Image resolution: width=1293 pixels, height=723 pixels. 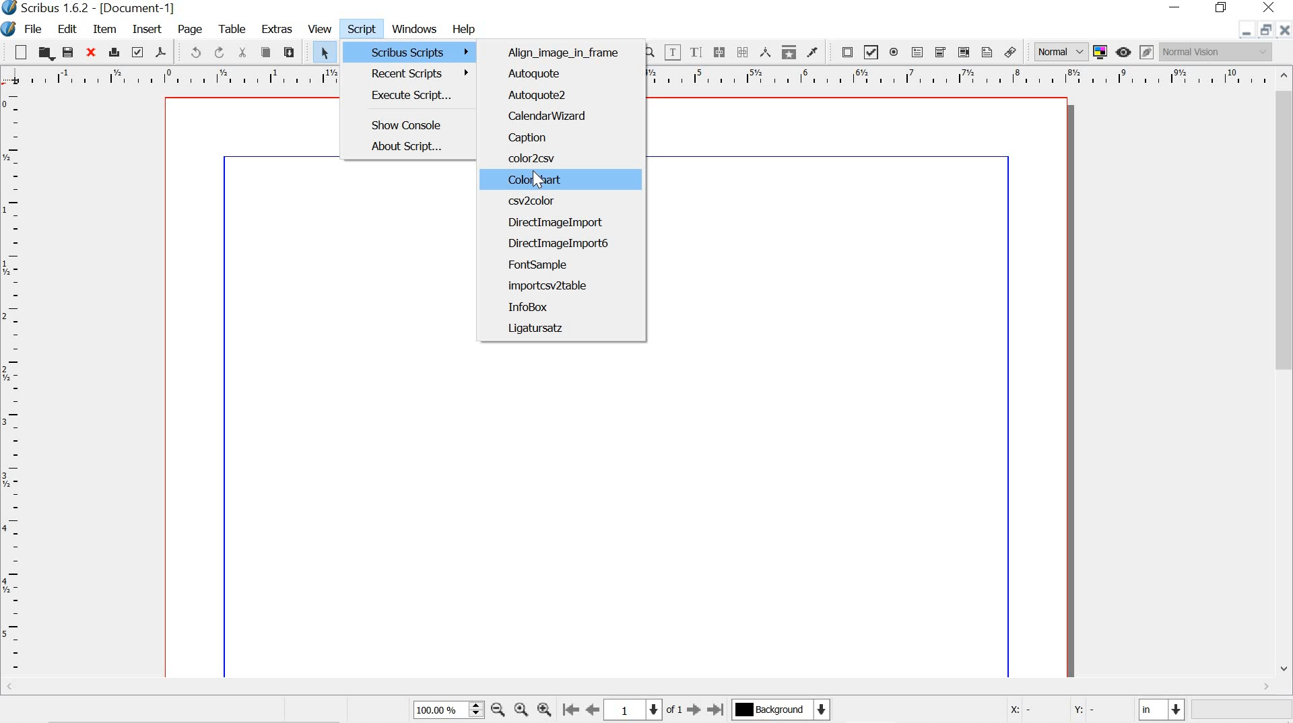 What do you see at coordinates (1125, 51) in the screenshot?
I see `preview mode` at bounding box center [1125, 51].